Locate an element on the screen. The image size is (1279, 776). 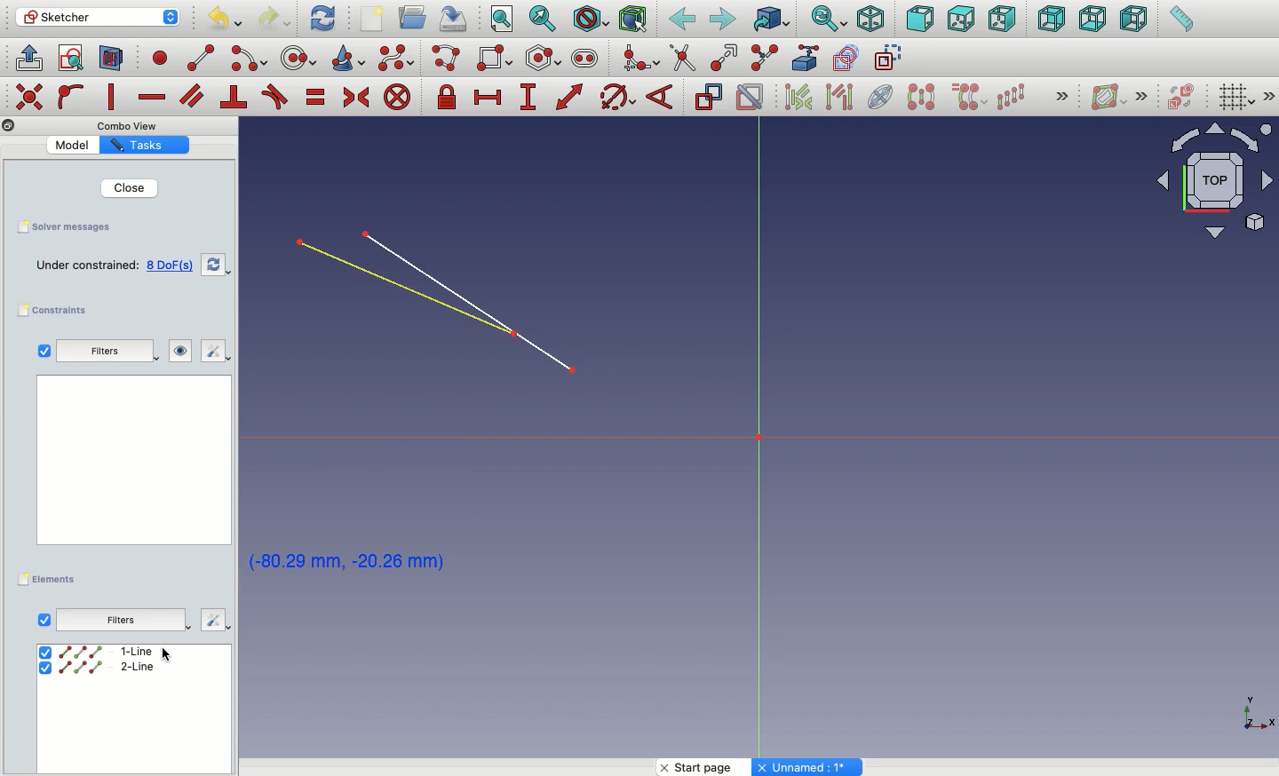
 is located at coordinates (164, 653).